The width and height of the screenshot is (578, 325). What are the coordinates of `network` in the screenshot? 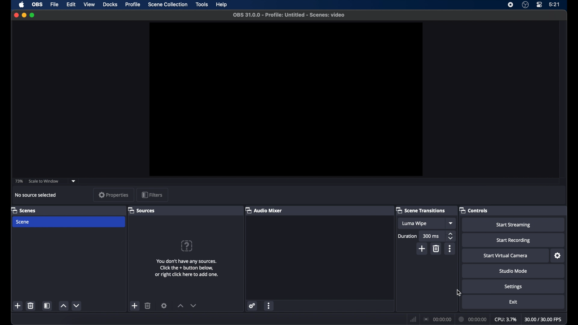 It's located at (413, 319).